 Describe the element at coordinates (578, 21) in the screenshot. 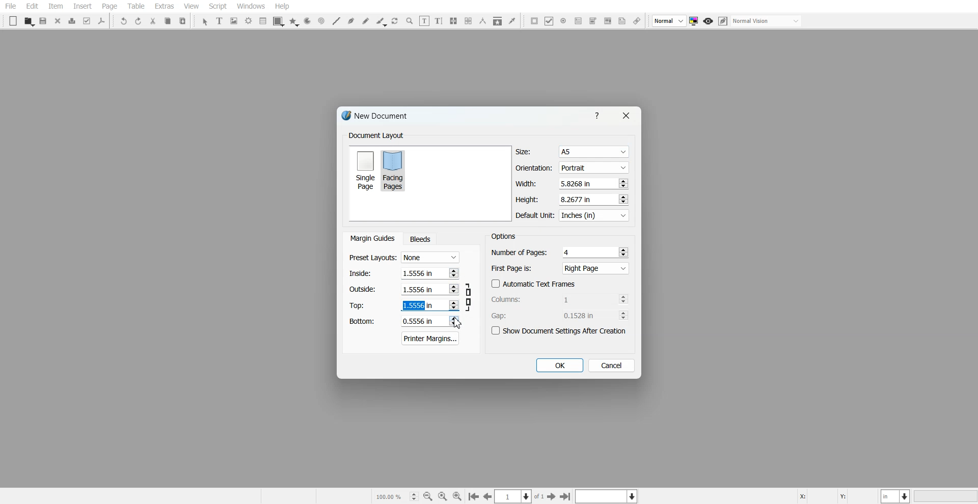

I see `PDF Text Field` at that location.